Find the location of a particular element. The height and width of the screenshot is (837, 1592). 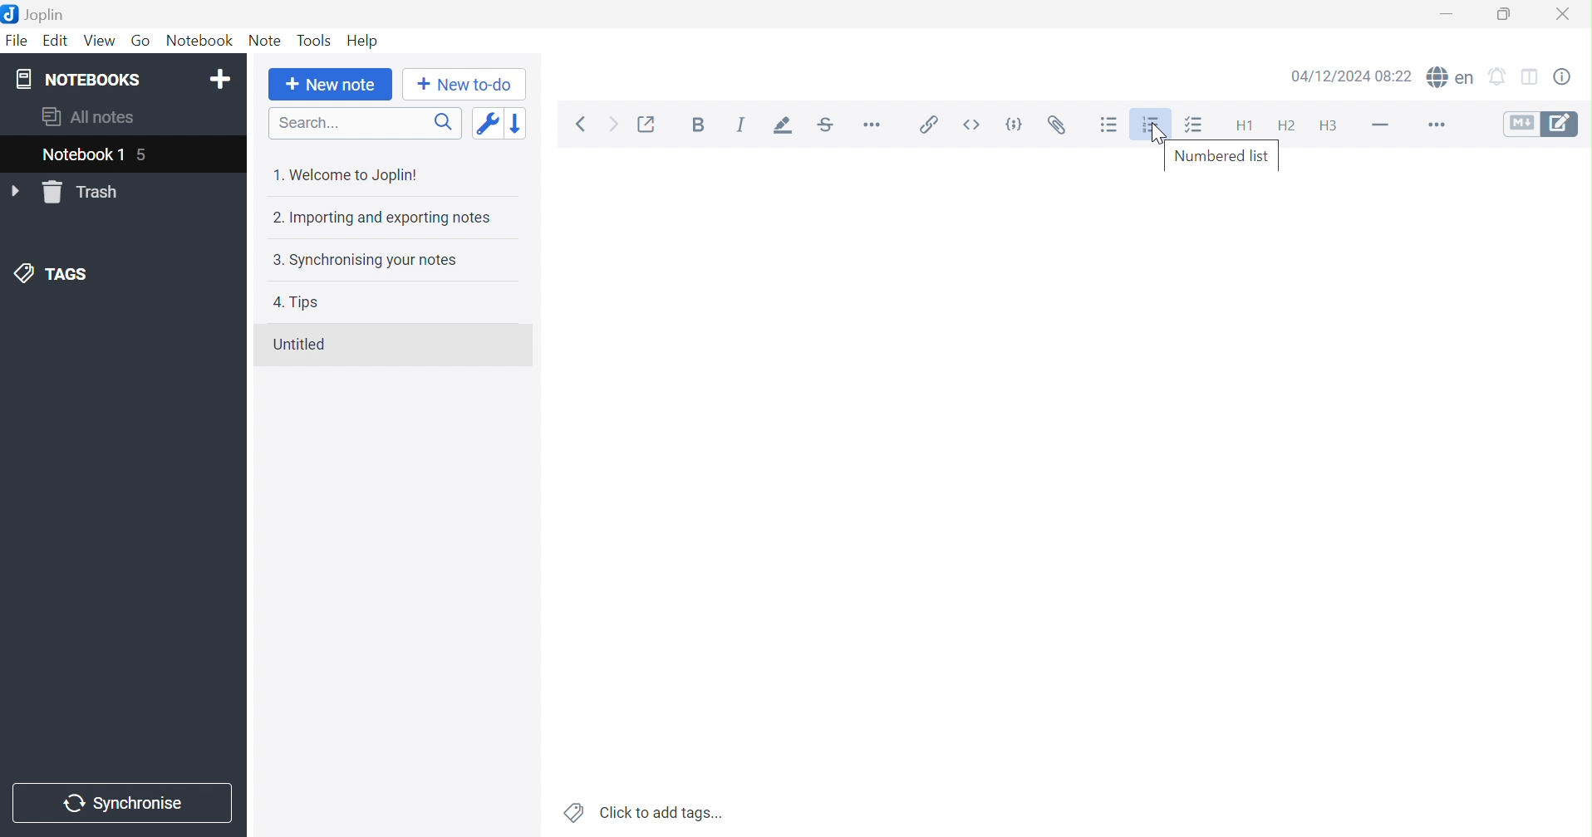

Spell checker is located at coordinates (1452, 76).